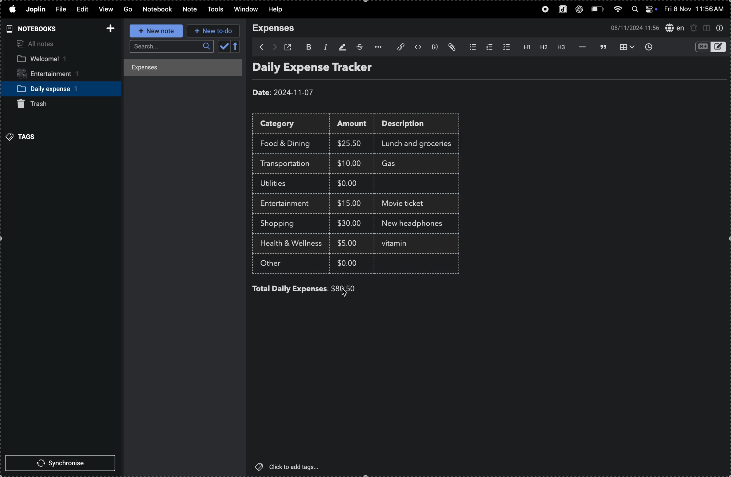 This screenshot has width=731, height=477. What do you see at coordinates (505, 47) in the screenshot?
I see `checklist` at bounding box center [505, 47].